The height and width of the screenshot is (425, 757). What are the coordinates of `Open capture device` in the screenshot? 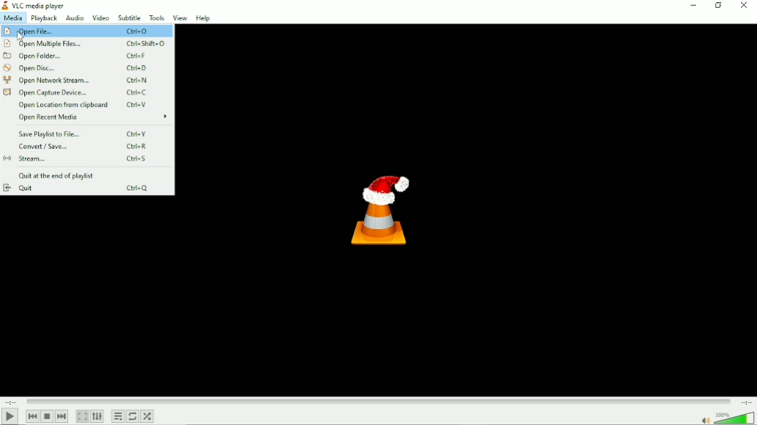 It's located at (81, 91).